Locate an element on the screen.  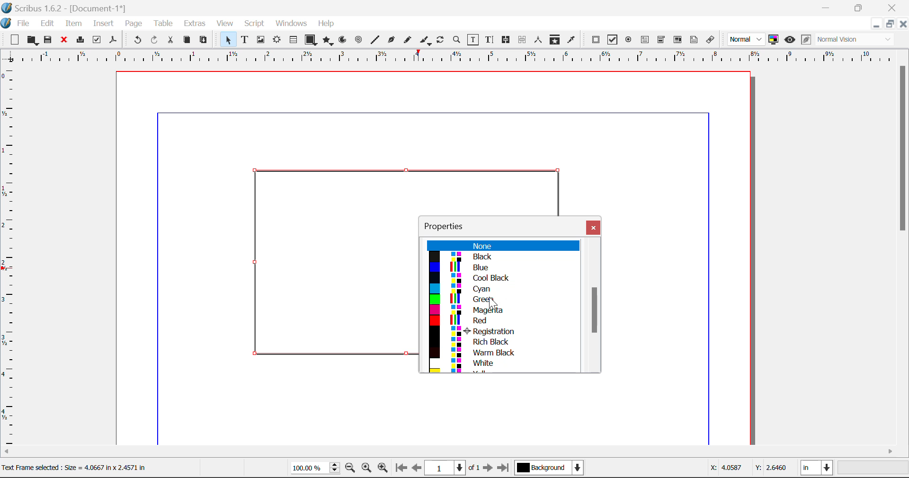
Restore Down is located at coordinates (828, 8).